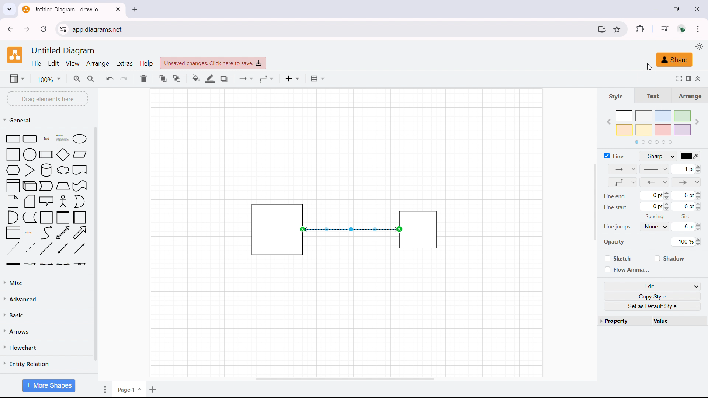  What do you see at coordinates (292, 78) in the screenshot?
I see `insert` at bounding box center [292, 78].